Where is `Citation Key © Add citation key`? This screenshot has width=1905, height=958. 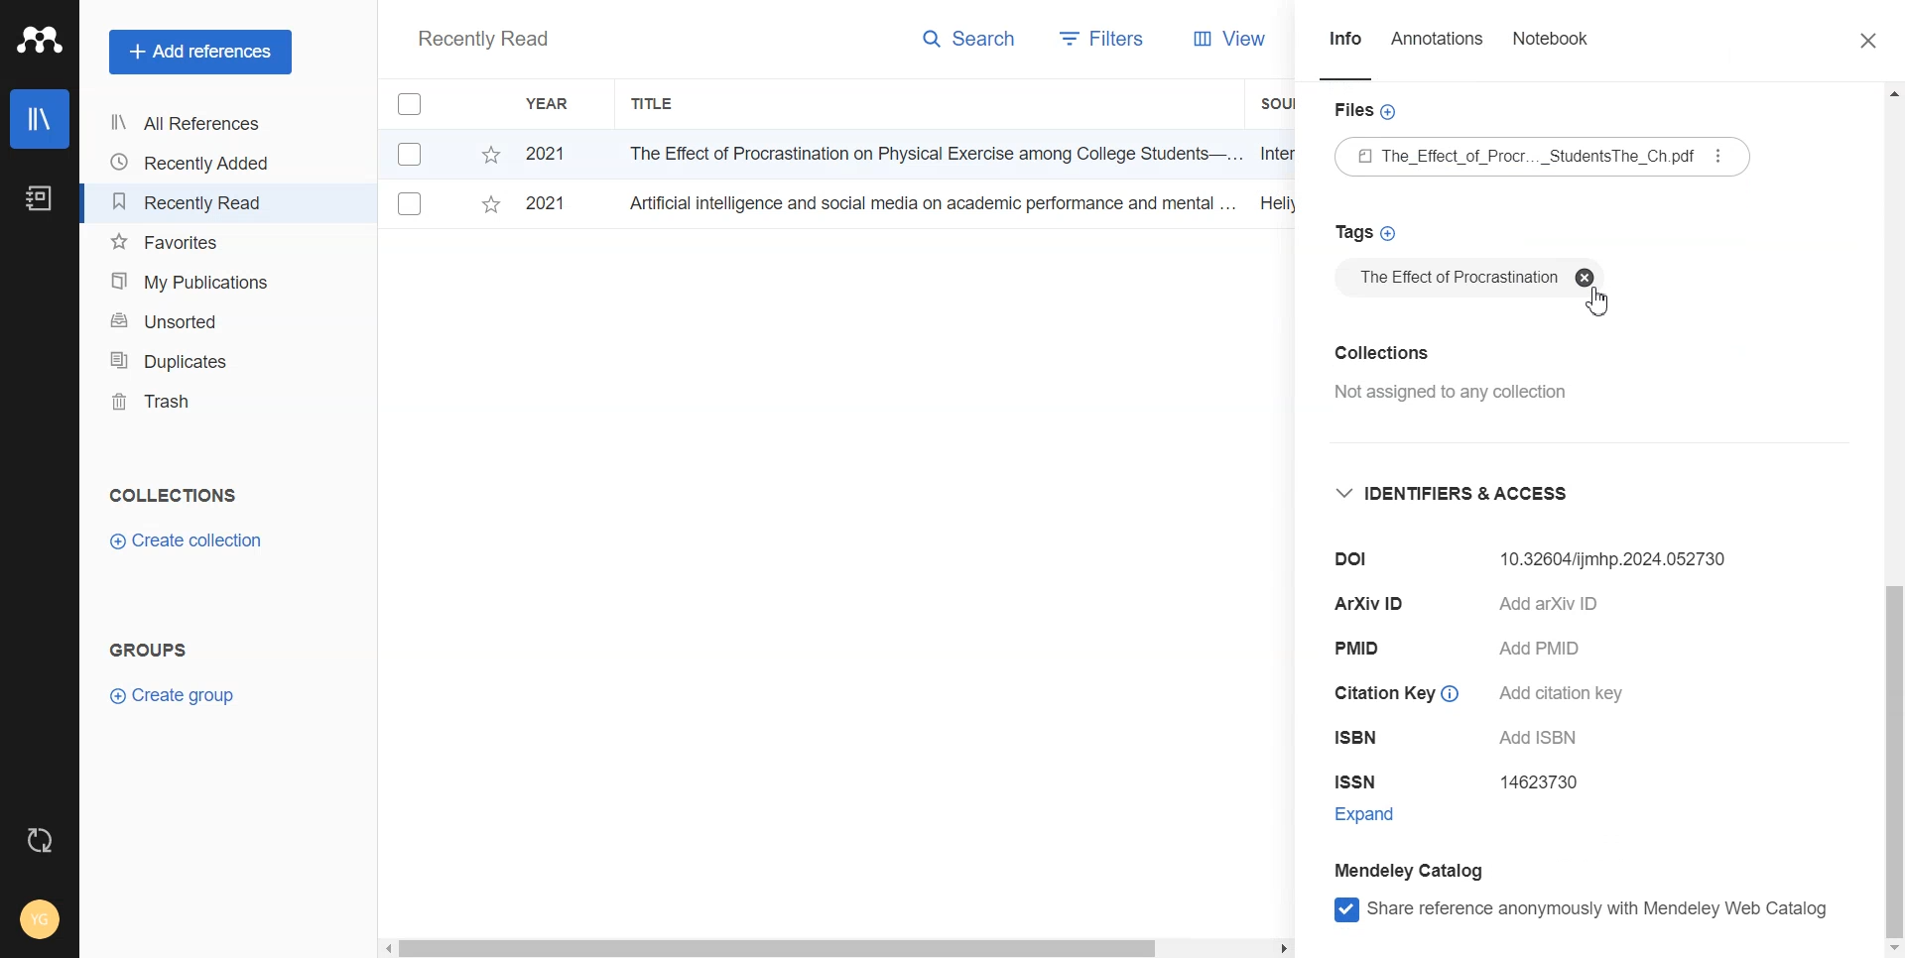
Citation Key © Add citation key is located at coordinates (1480, 697).